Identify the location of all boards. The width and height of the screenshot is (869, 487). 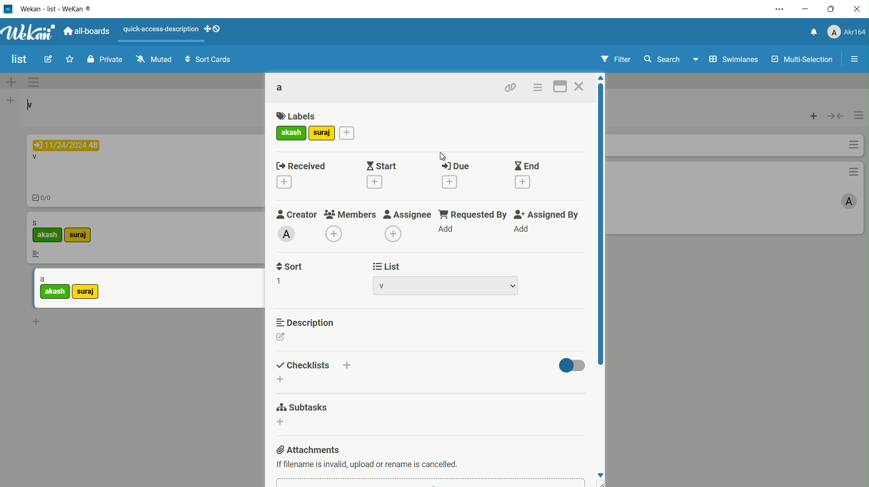
(88, 30).